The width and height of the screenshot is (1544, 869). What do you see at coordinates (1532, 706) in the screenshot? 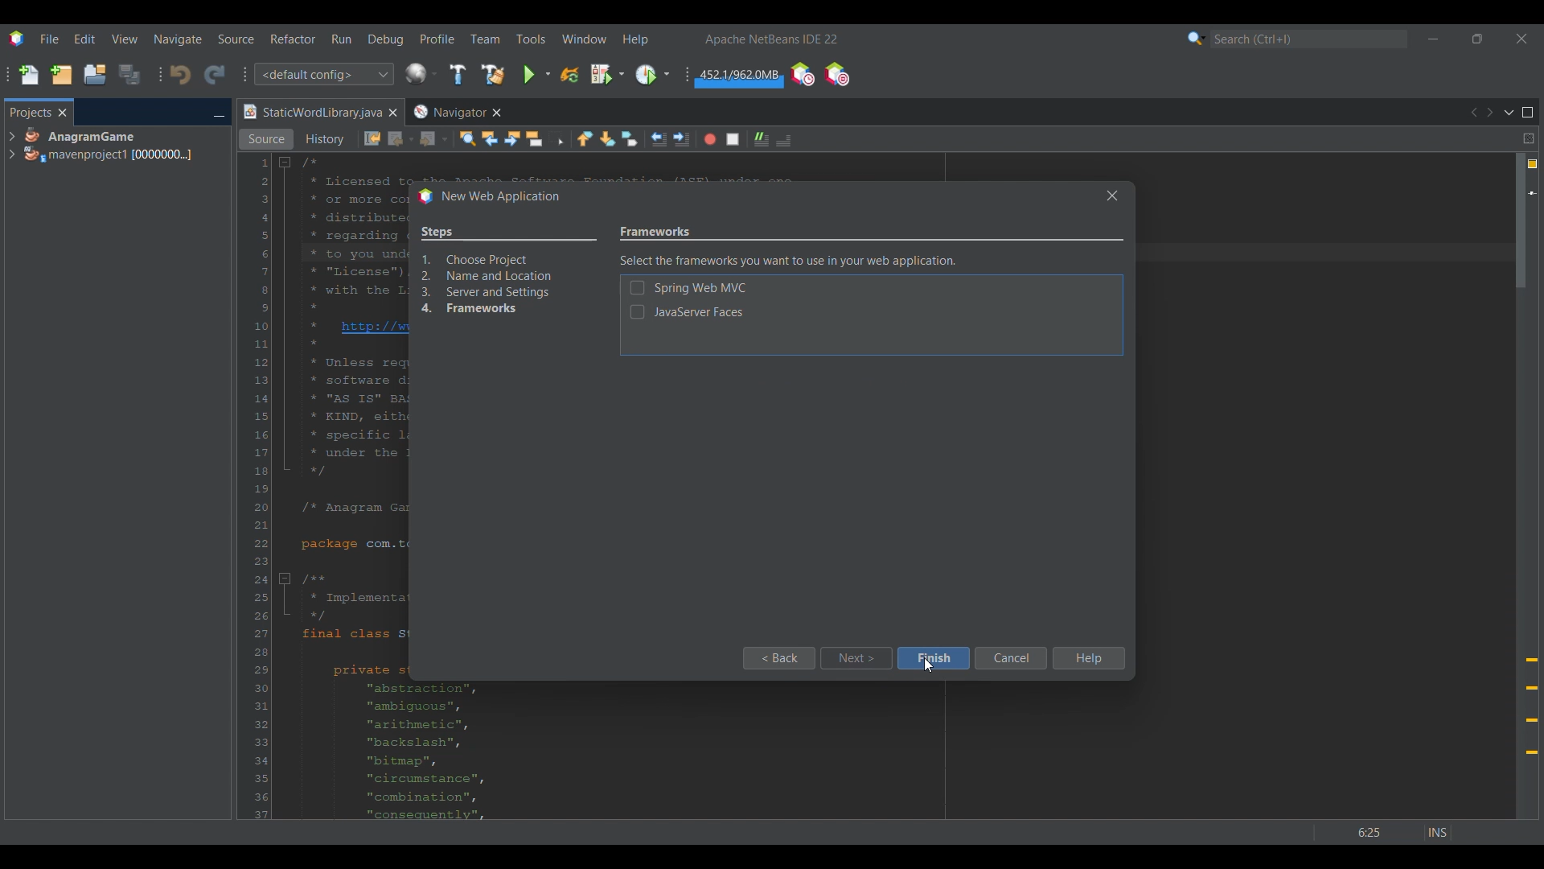
I see `Add @override annotation` at bounding box center [1532, 706].